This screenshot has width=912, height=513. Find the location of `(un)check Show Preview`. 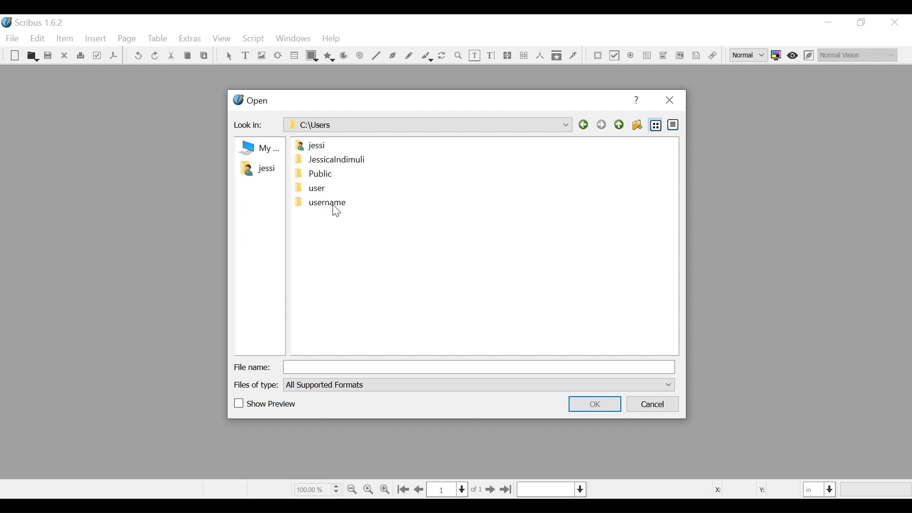

(un)check Show Preview is located at coordinates (266, 404).